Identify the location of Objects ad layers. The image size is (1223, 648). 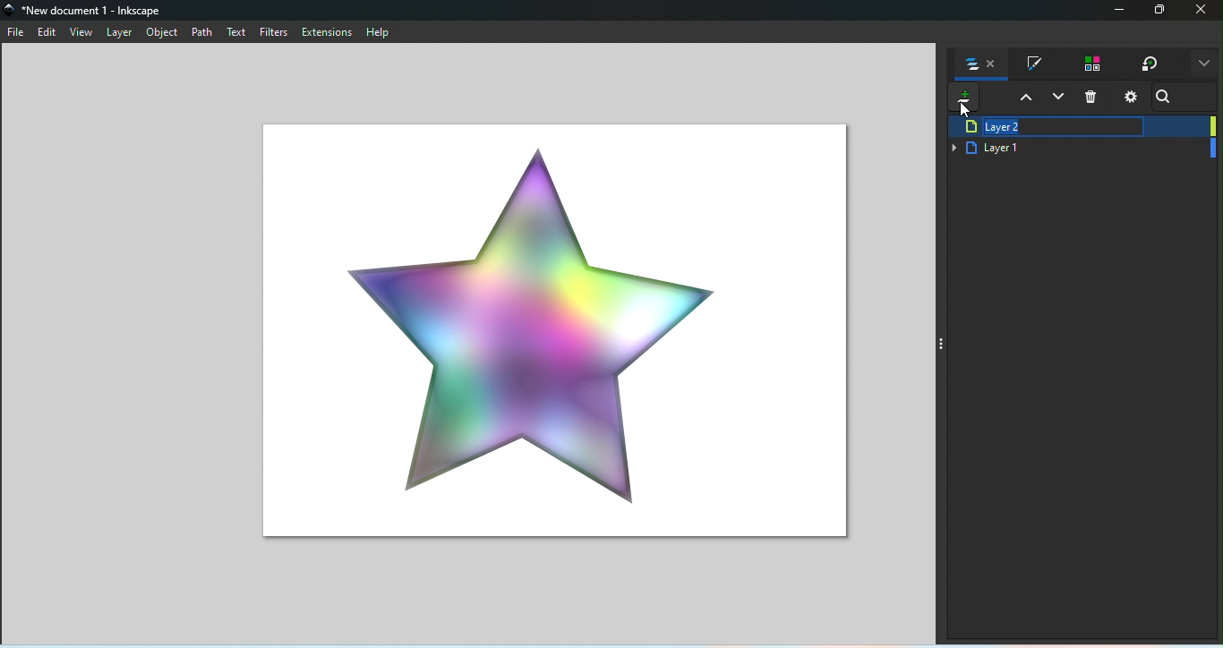
(983, 66).